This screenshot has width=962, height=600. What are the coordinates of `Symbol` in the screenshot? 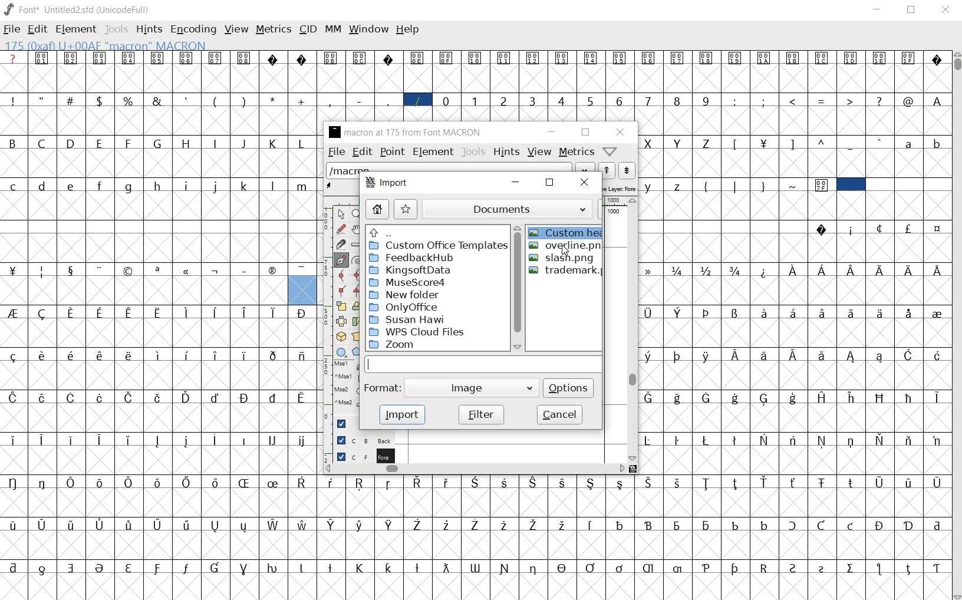 It's located at (909, 269).